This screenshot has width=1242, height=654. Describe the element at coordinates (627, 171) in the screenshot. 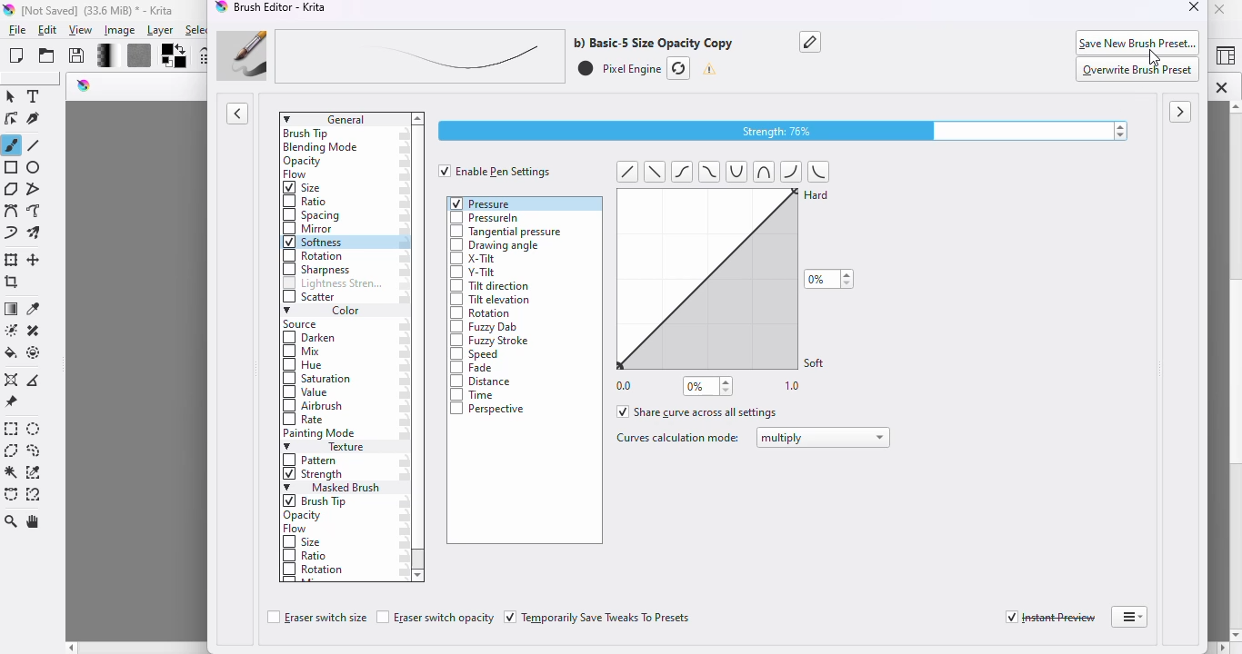

I see `Left diagonal` at that location.